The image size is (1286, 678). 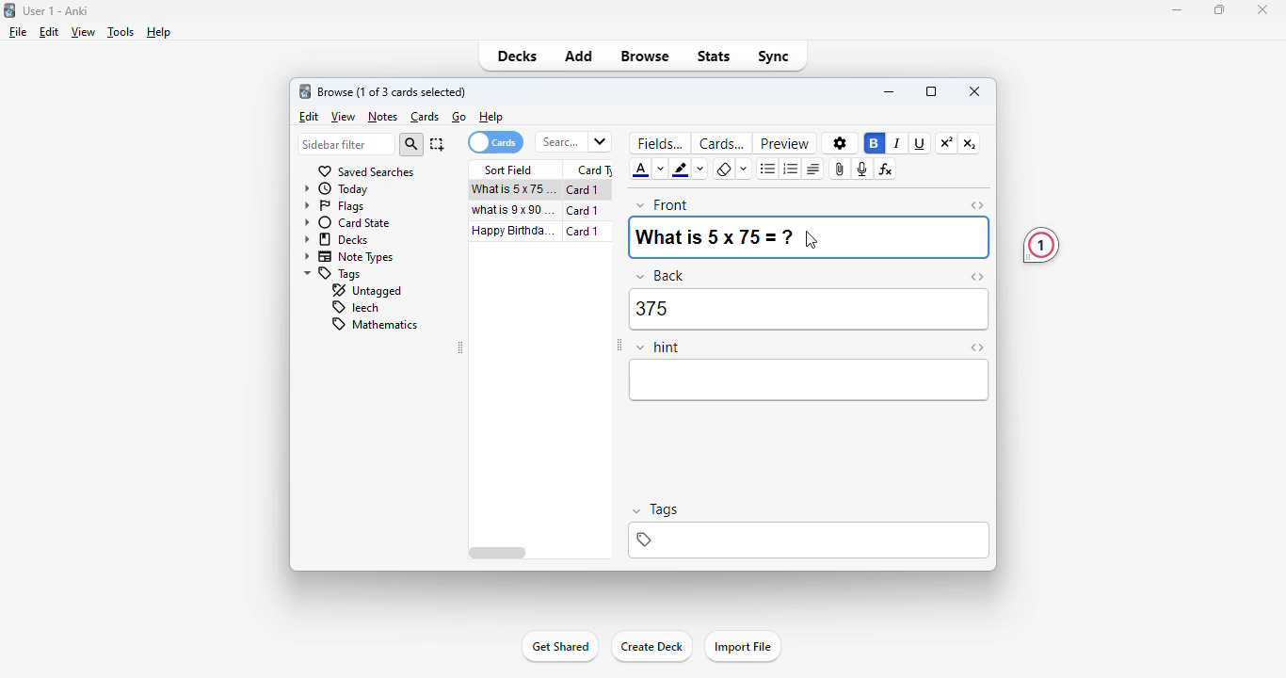 I want to click on cards , so click(x=721, y=144).